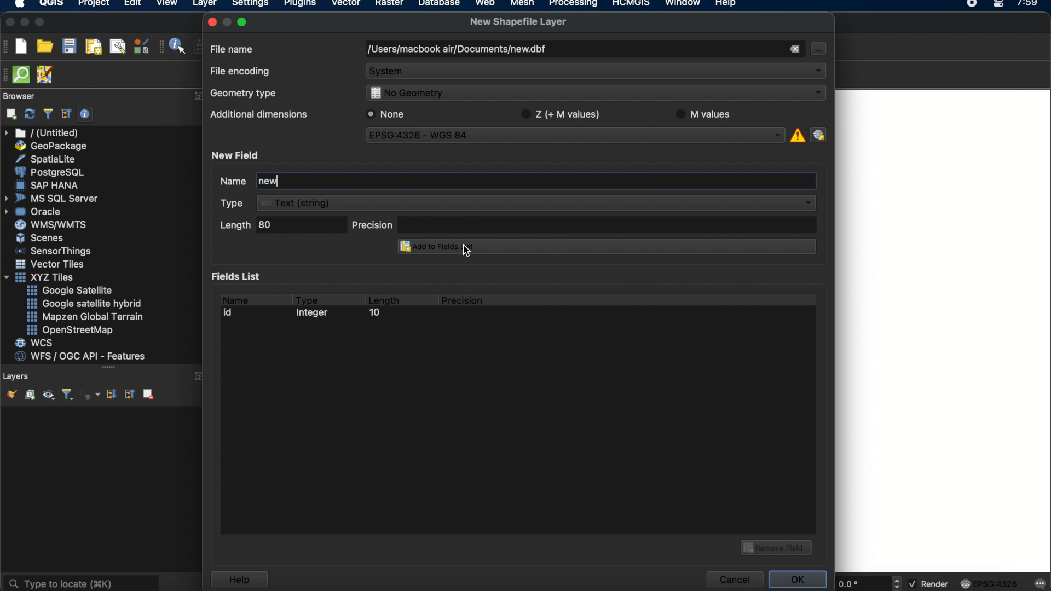 The height and width of the screenshot is (591, 1051). I want to click on render, so click(930, 584).